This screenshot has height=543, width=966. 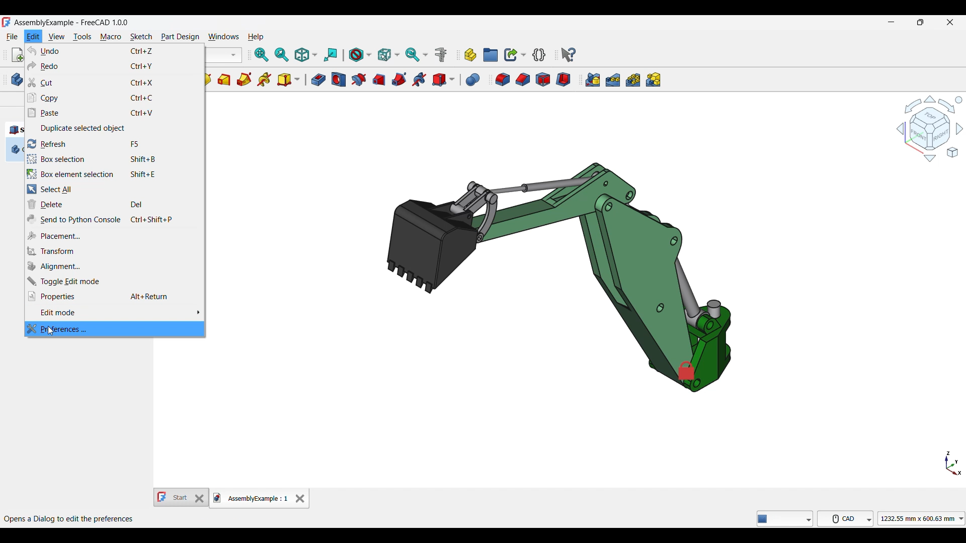 I want to click on Show in smaller tab, so click(x=921, y=22).